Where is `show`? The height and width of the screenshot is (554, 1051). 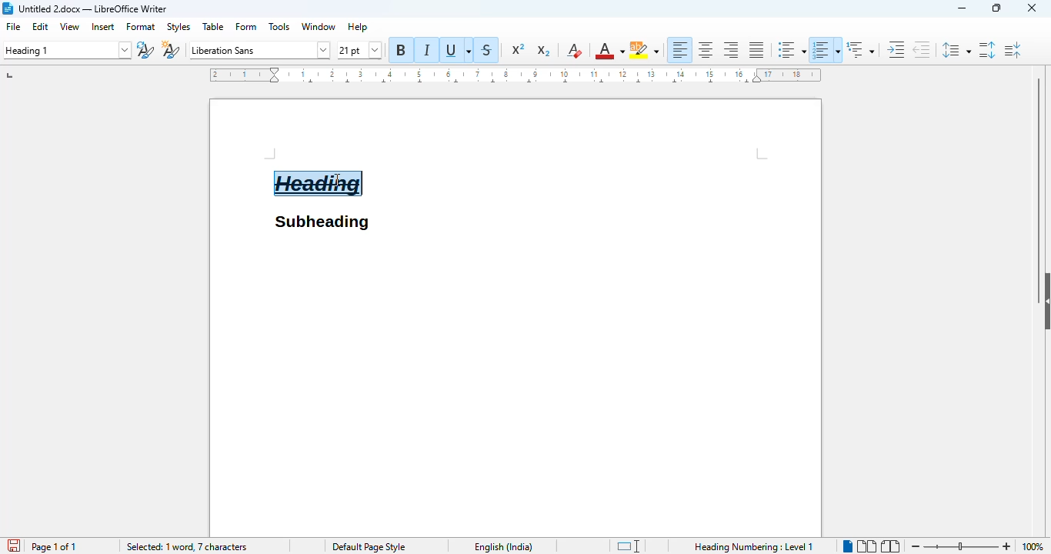
show is located at coordinates (1044, 301).